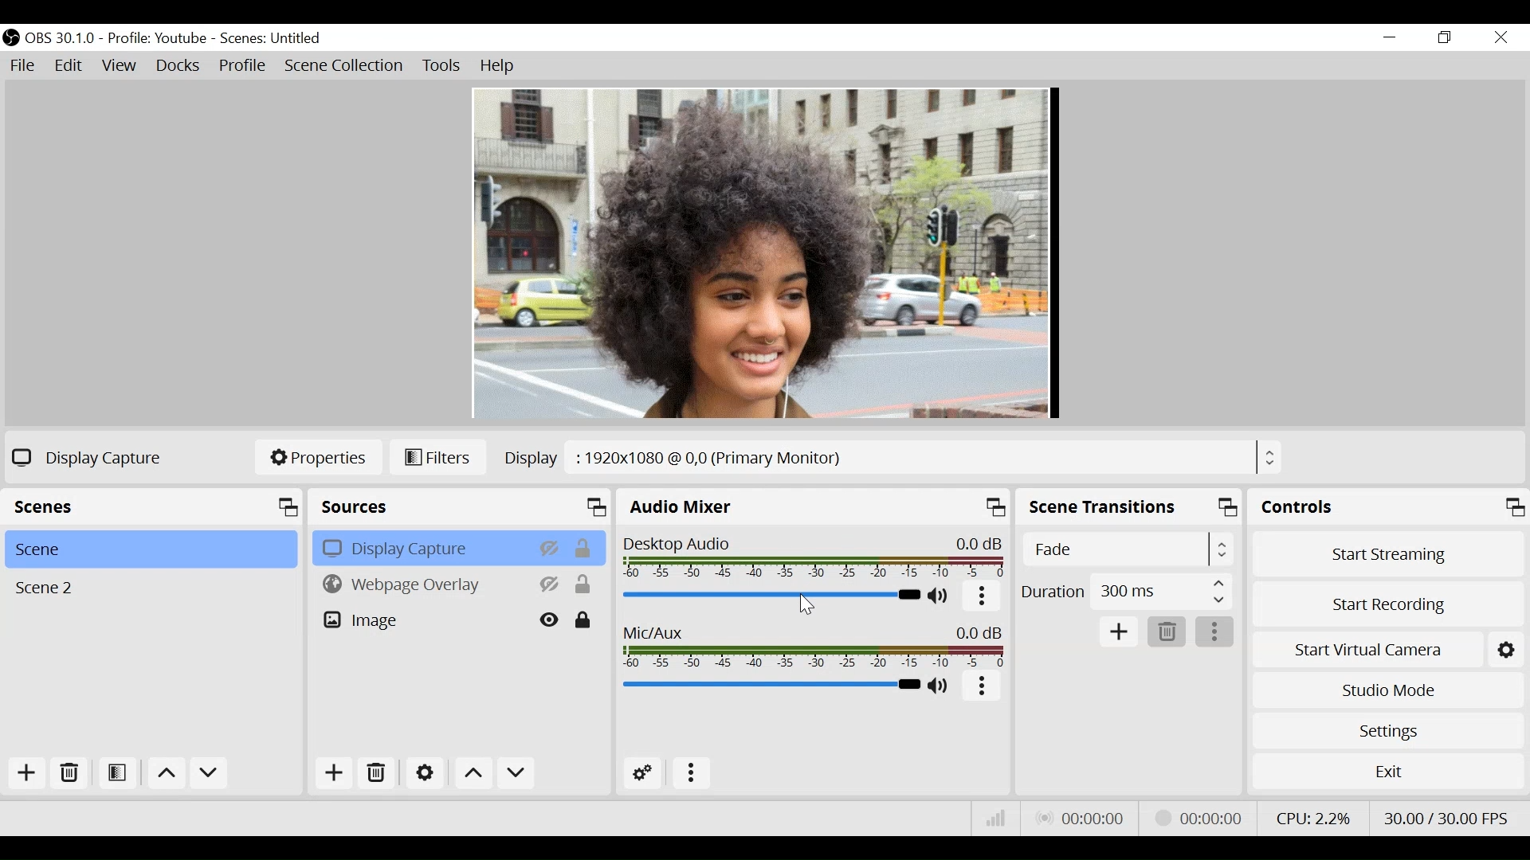  I want to click on Scene name, so click(276, 39).